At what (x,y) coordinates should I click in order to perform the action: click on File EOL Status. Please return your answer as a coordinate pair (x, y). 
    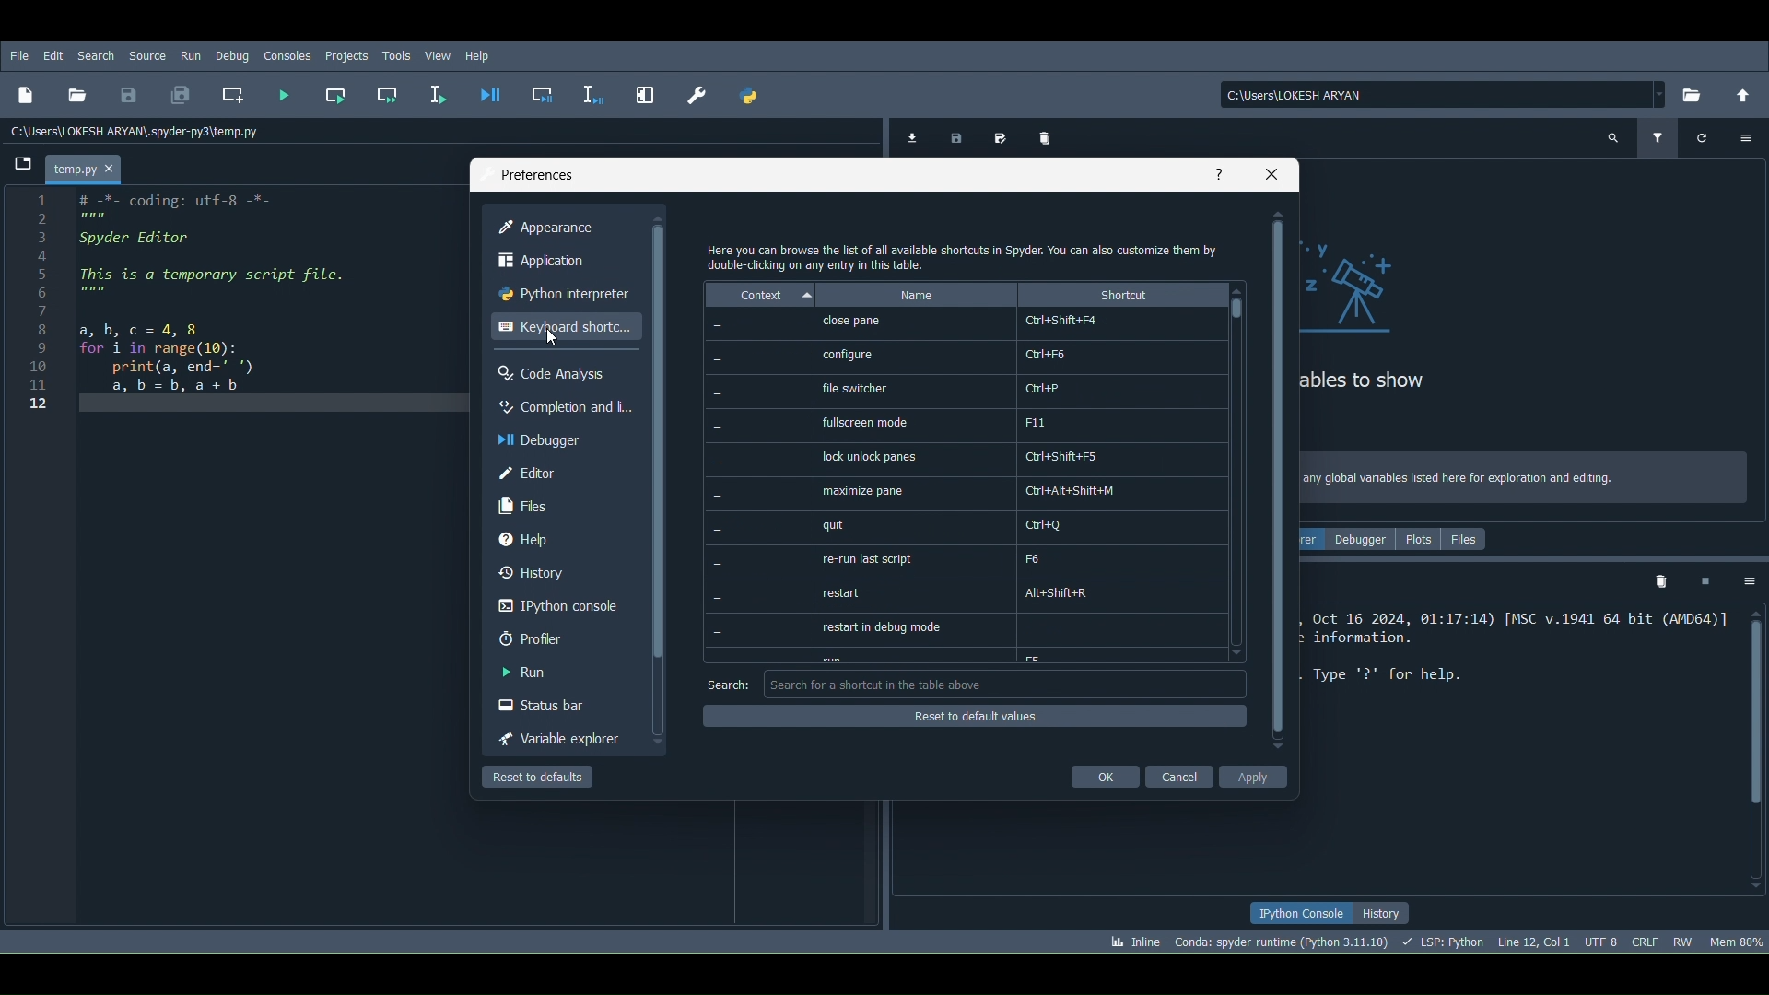
    Looking at the image, I should click on (1646, 938).